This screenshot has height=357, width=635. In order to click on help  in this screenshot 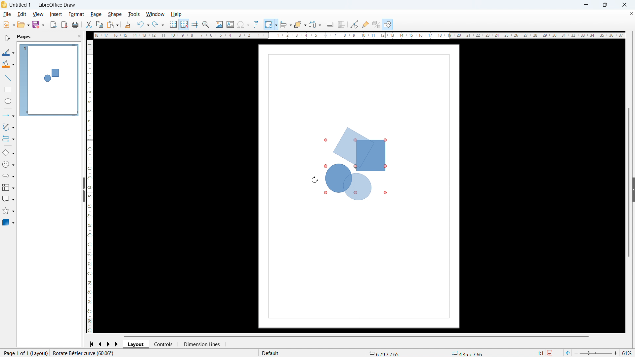, I will do `click(177, 15)`.